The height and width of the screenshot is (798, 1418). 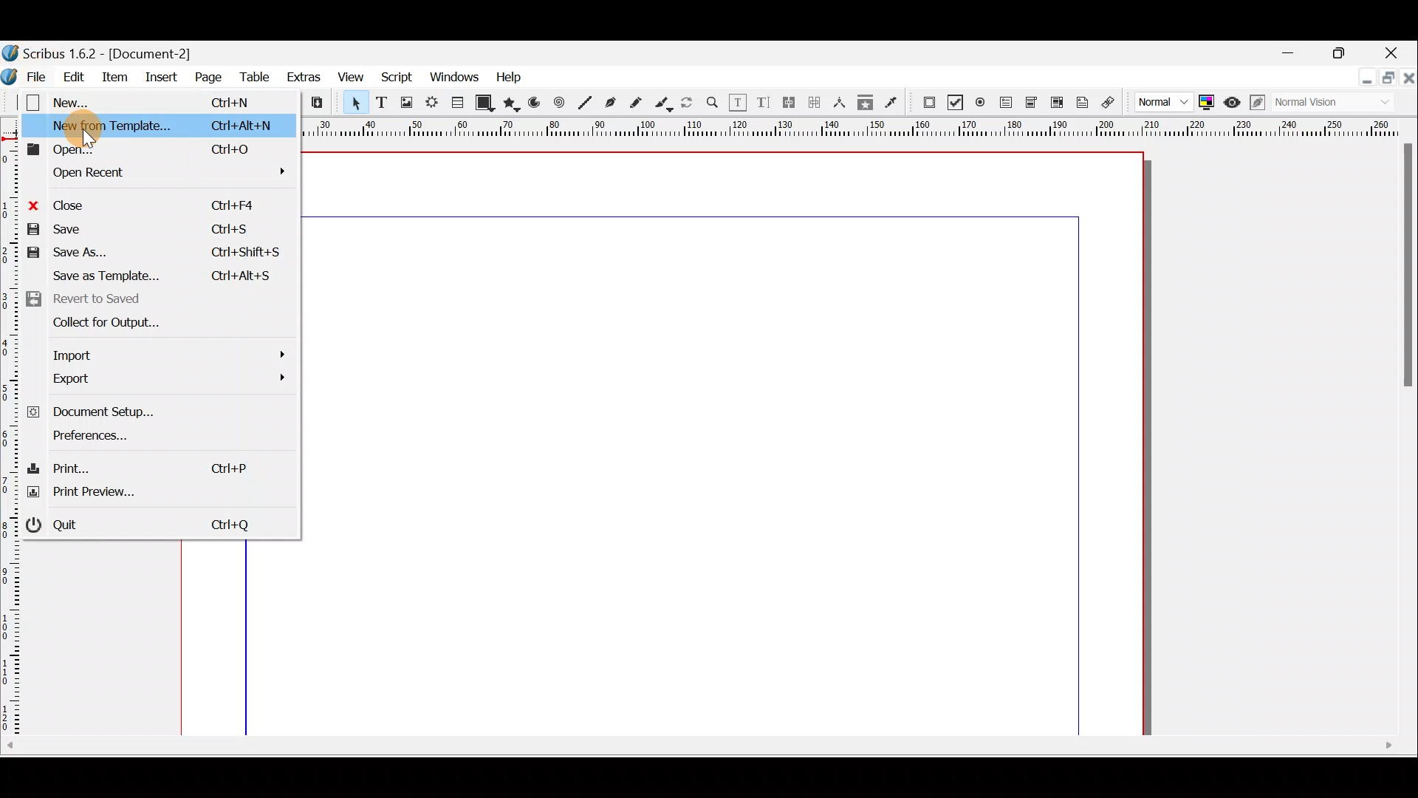 What do you see at coordinates (981, 101) in the screenshot?
I see `PDF radio button` at bounding box center [981, 101].